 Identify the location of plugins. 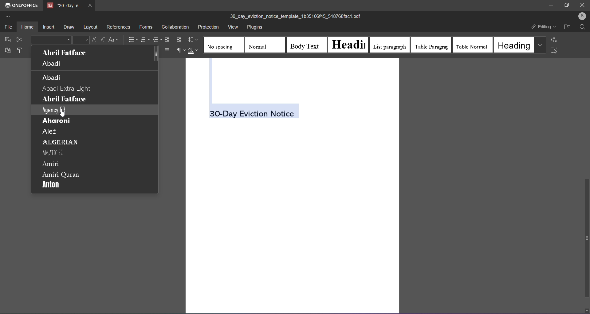
(254, 28).